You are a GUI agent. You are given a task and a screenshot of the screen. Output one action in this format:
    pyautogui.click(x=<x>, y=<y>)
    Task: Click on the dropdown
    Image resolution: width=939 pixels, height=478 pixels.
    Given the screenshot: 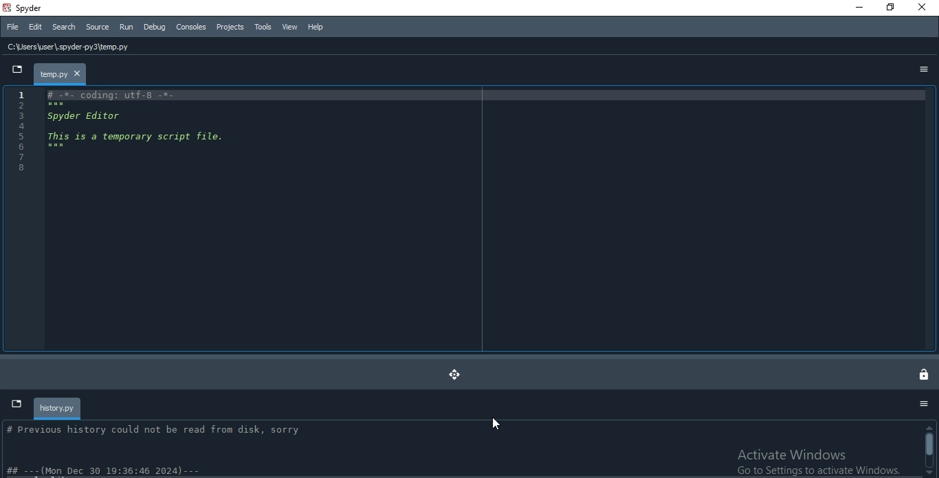 What is the action you would take?
    pyautogui.click(x=13, y=405)
    